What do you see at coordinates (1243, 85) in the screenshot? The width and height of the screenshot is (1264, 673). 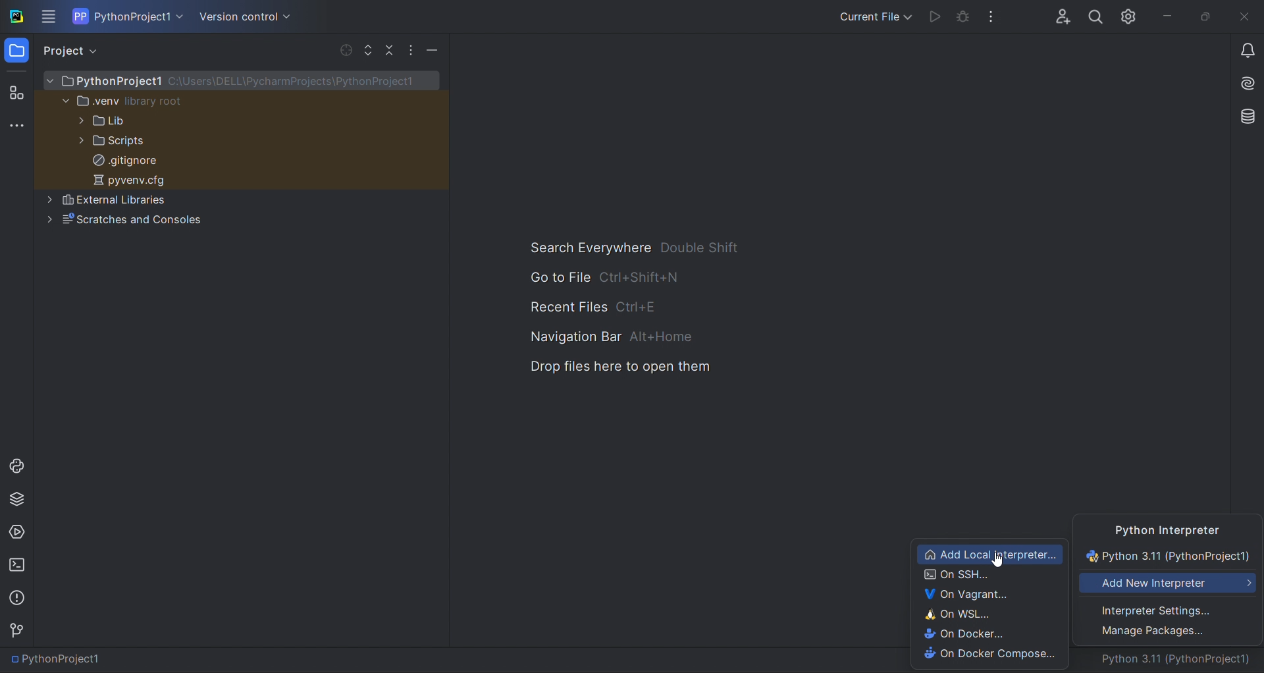 I see `ai assistant` at bounding box center [1243, 85].